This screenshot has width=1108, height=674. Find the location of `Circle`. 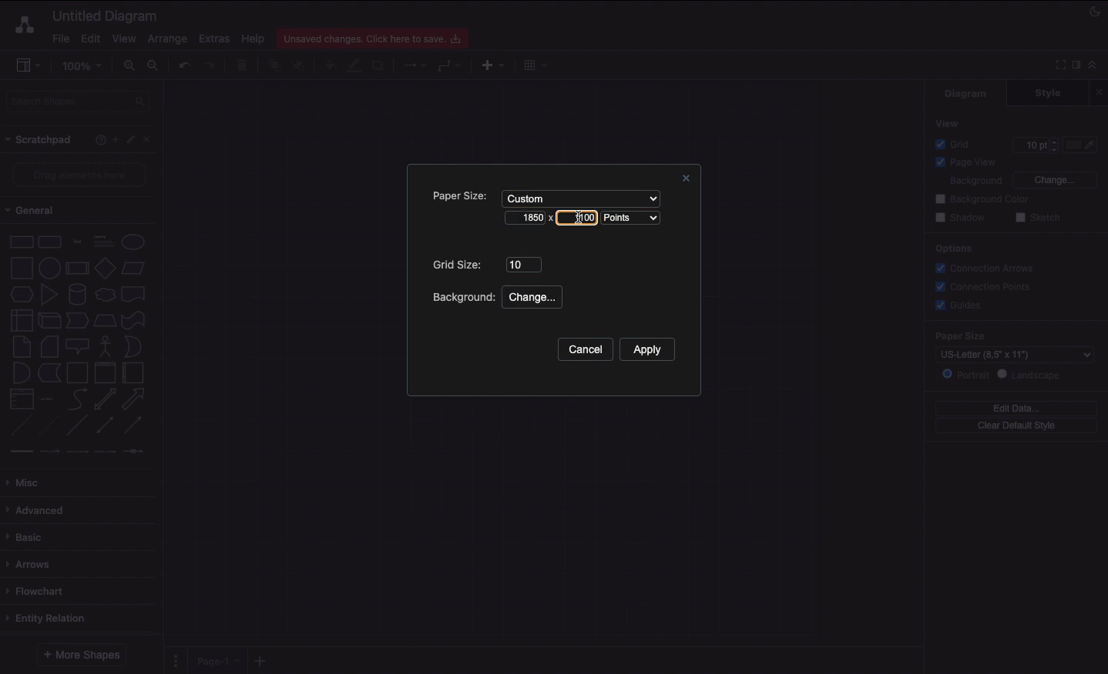

Circle is located at coordinates (133, 242).